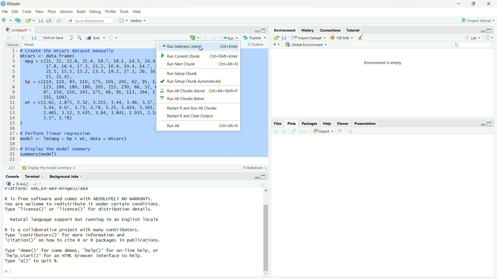 The width and height of the screenshot is (497, 279). What do you see at coordinates (3, 4) in the screenshot?
I see `app icon` at bounding box center [3, 4].